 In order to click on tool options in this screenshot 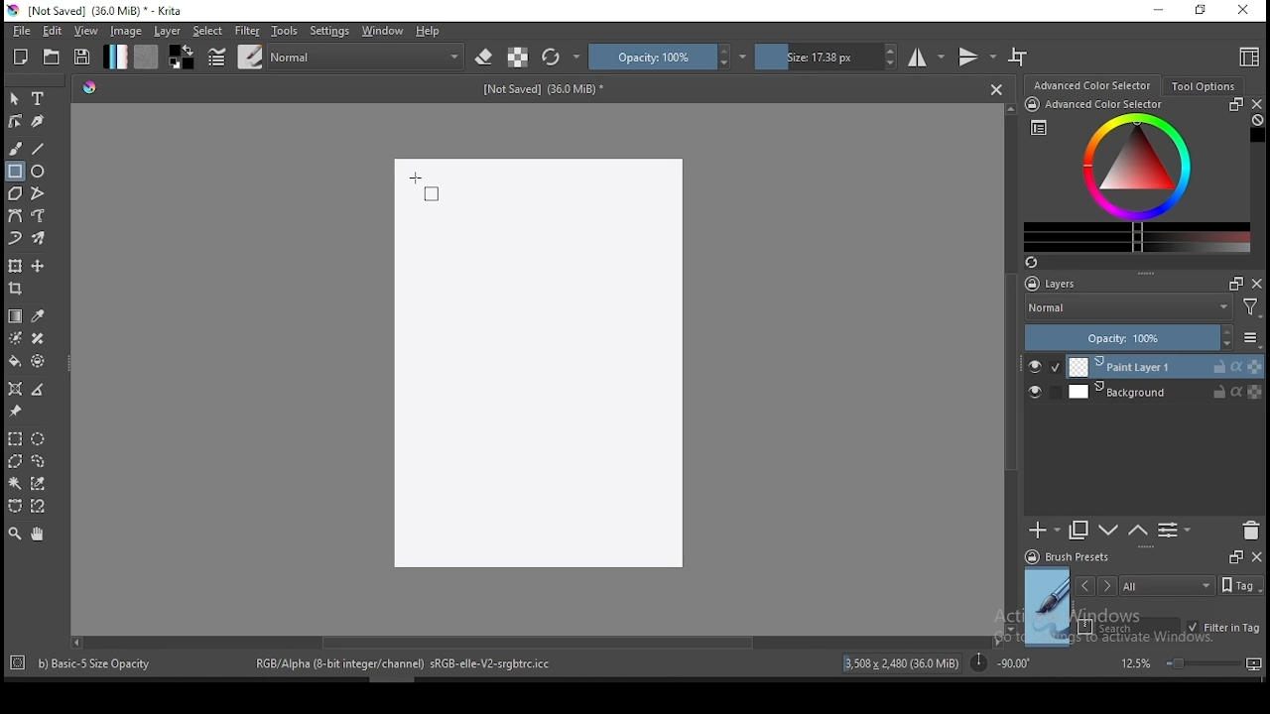, I will do `click(1205, 86)`.